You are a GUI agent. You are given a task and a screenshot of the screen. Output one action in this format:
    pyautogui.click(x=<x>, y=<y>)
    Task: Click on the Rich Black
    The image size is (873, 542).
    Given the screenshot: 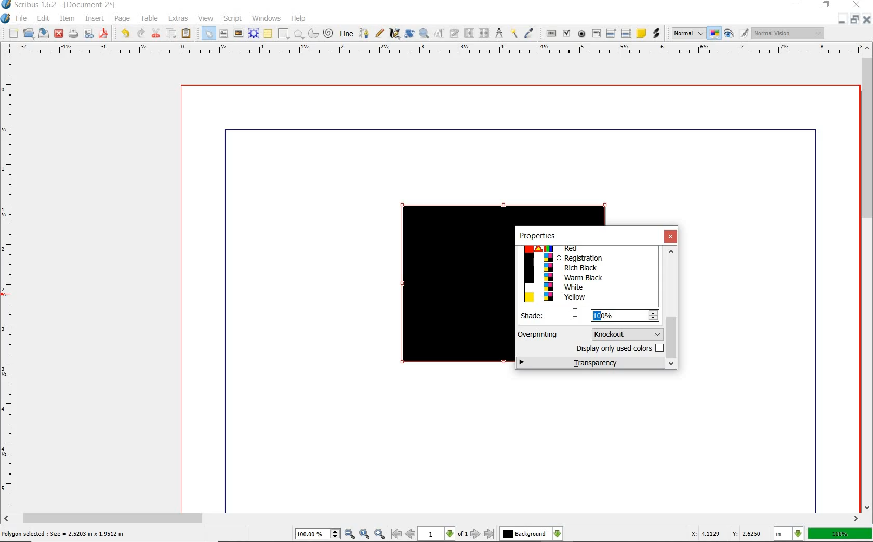 What is the action you would take?
    pyautogui.click(x=588, y=268)
    